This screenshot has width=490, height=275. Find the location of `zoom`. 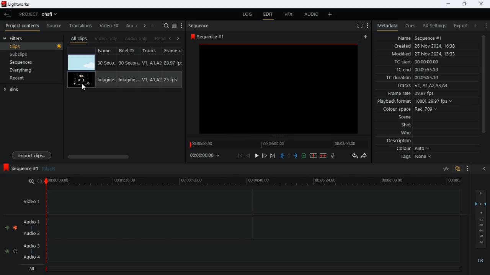

zoom is located at coordinates (35, 181).